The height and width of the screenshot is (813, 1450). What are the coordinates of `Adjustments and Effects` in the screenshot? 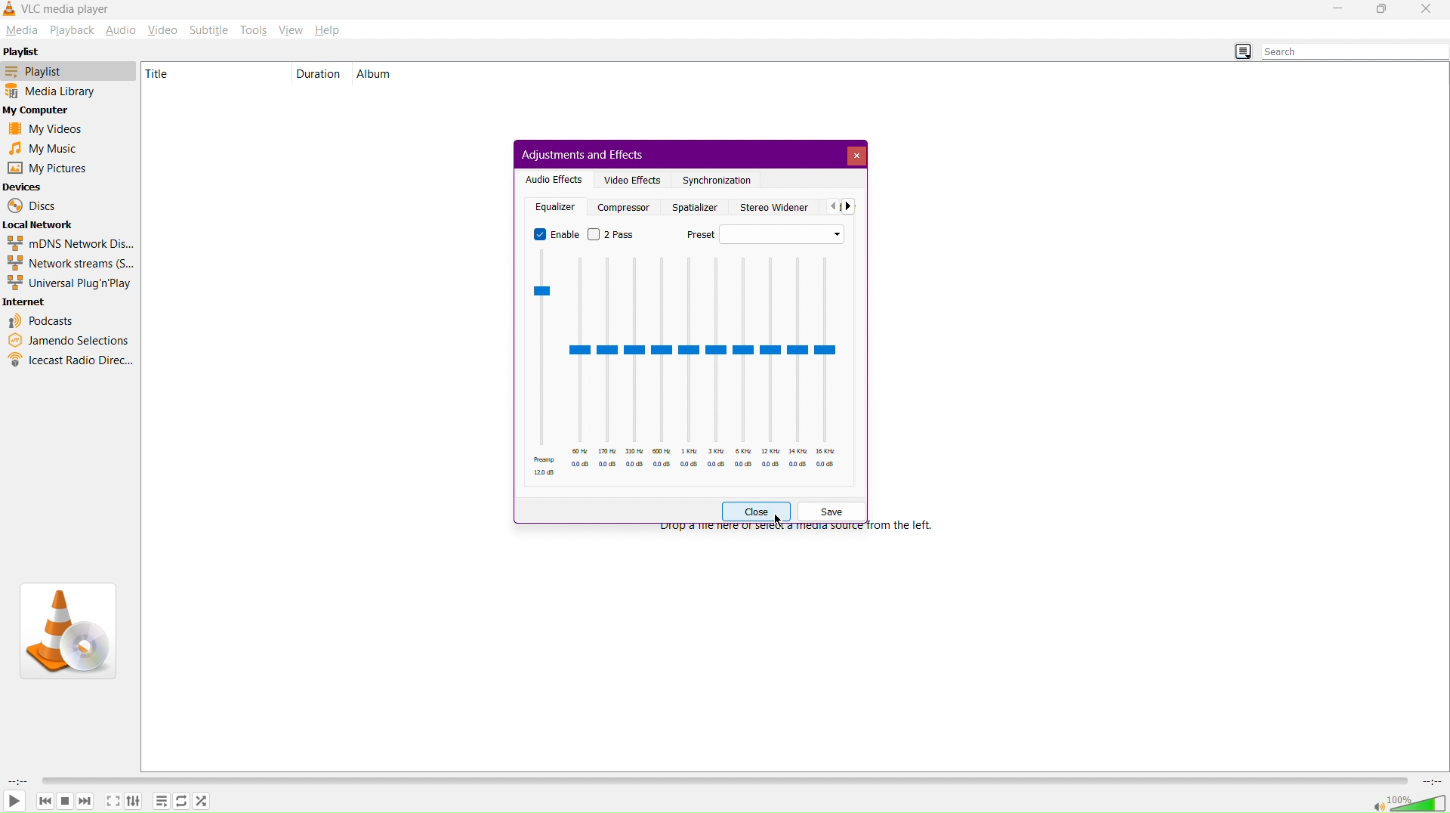 It's located at (588, 155).